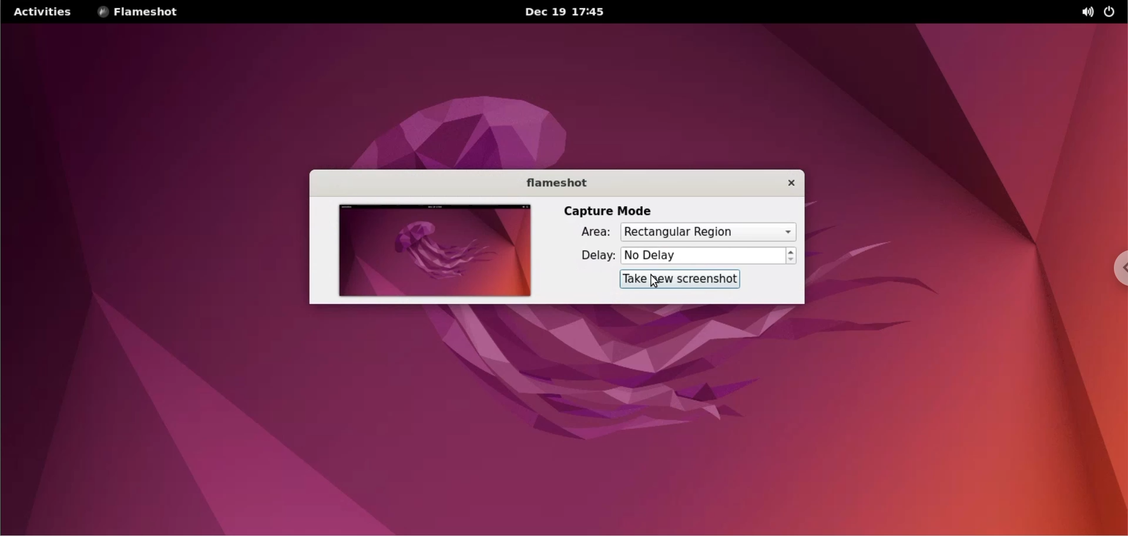 The height and width of the screenshot is (536, 1128). What do you see at coordinates (651, 282) in the screenshot?
I see `cursor ` at bounding box center [651, 282].